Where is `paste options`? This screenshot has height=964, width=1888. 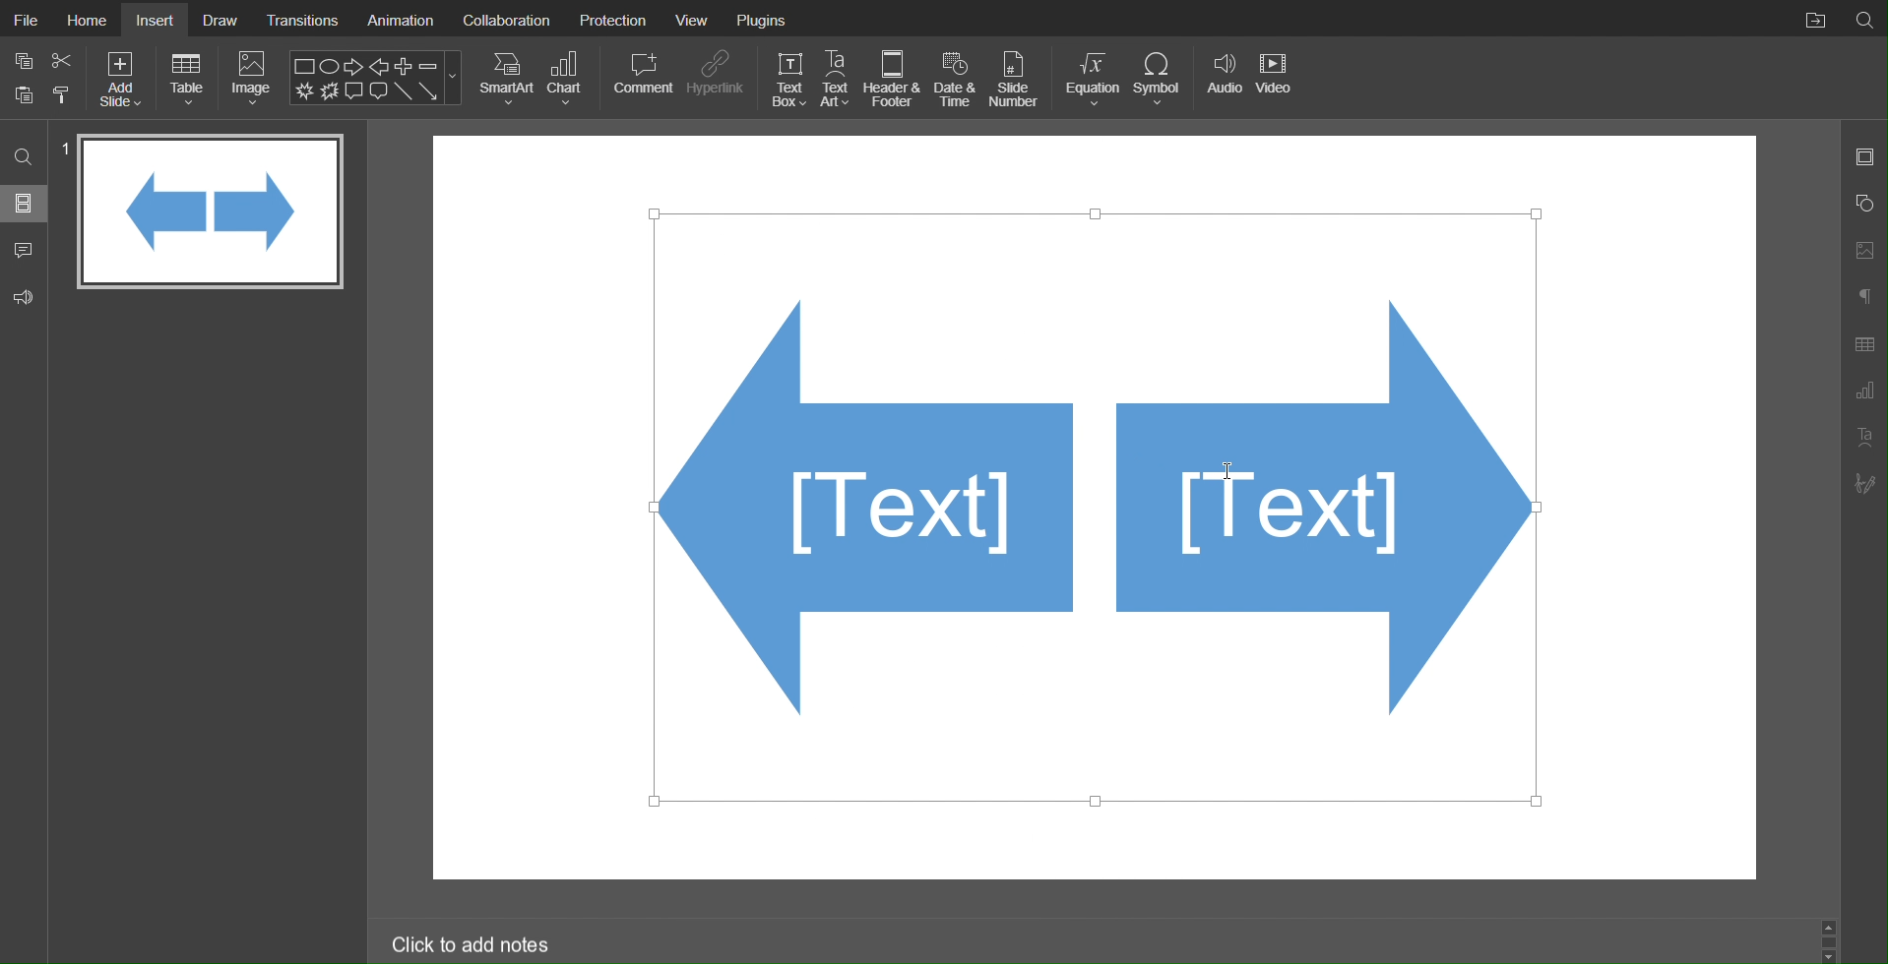
paste options is located at coordinates (63, 97).